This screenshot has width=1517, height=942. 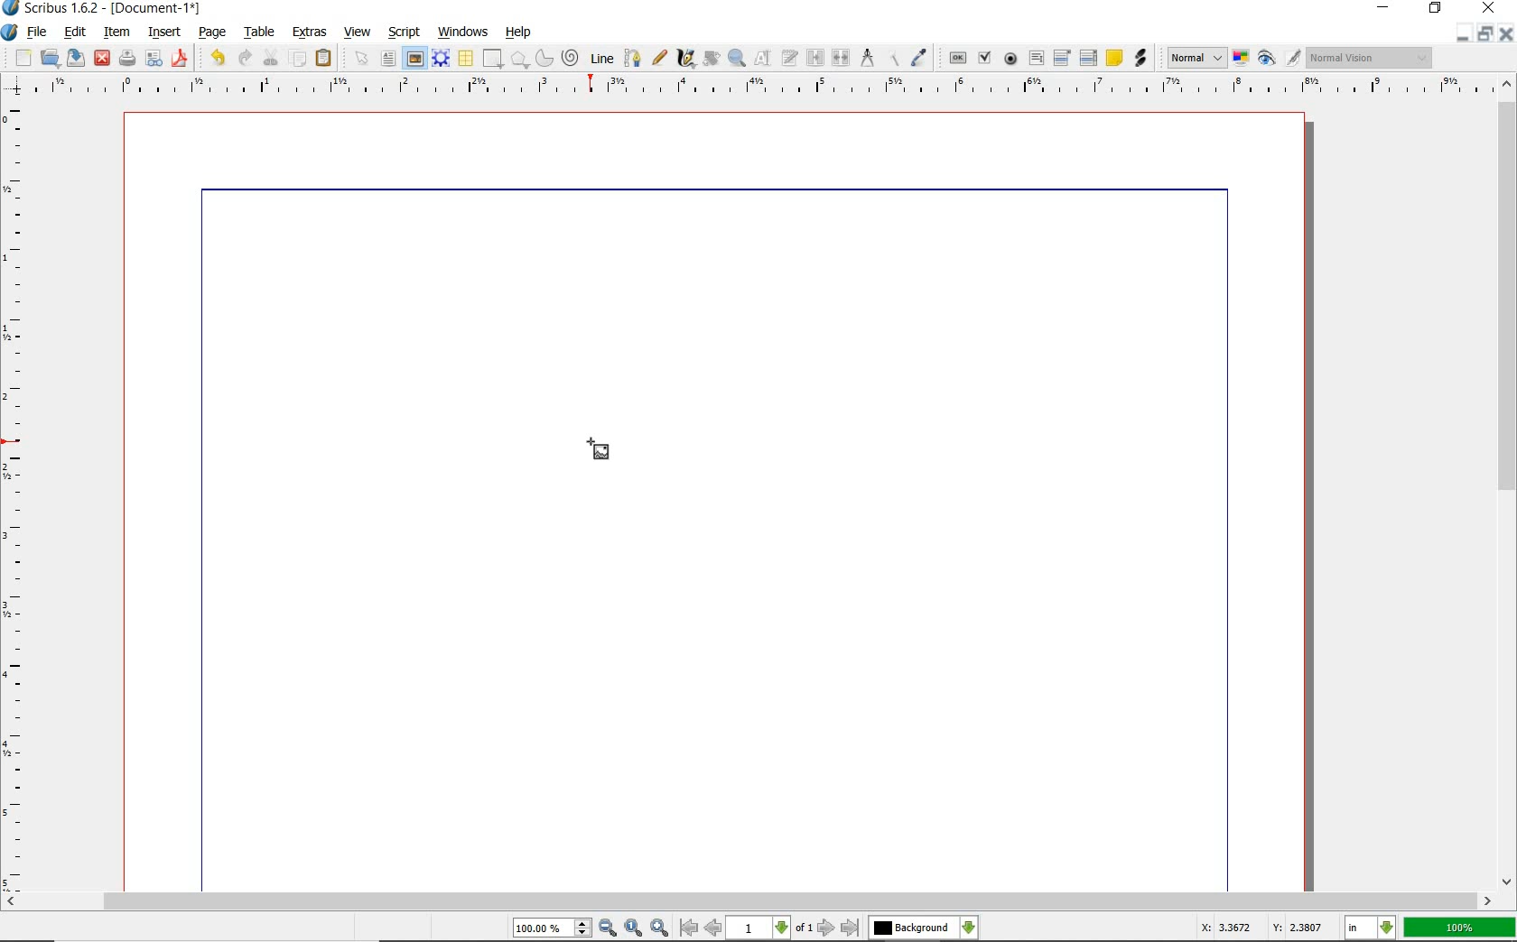 I want to click on Close, so click(x=1508, y=33).